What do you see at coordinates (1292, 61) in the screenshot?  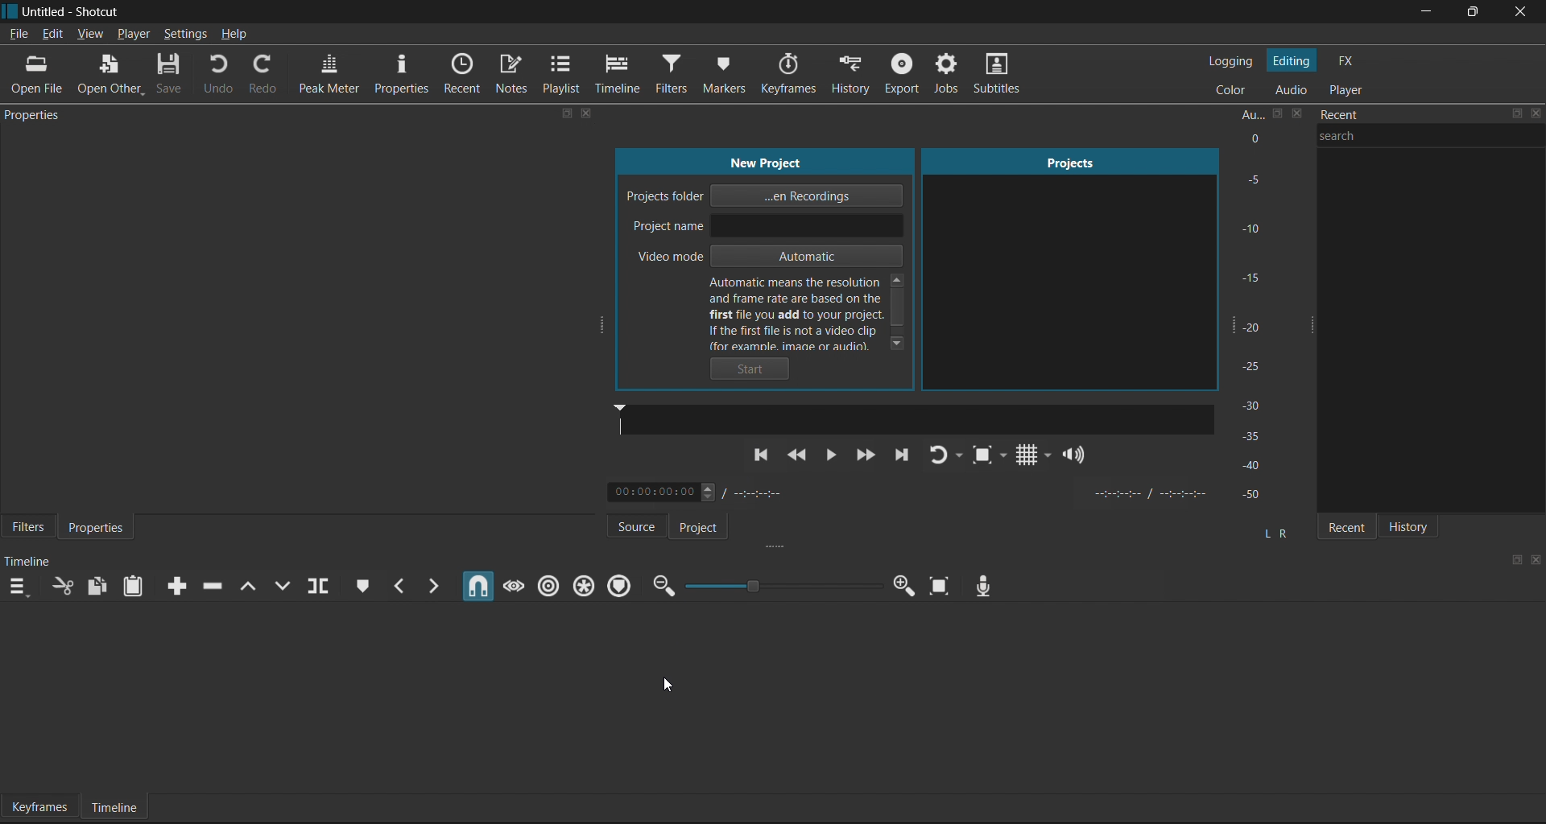 I see `Editing` at bounding box center [1292, 61].